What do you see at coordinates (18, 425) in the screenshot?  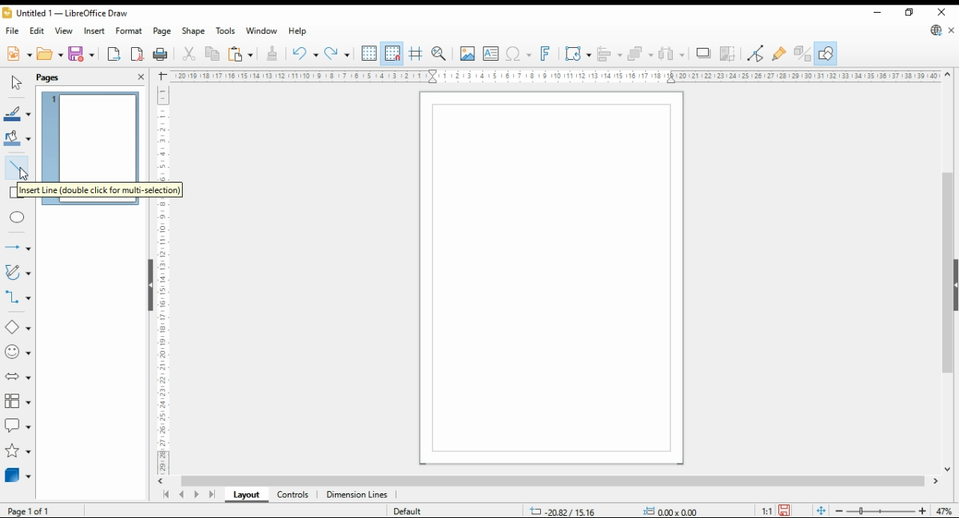 I see `callout shapes` at bounding box center [18, 425].